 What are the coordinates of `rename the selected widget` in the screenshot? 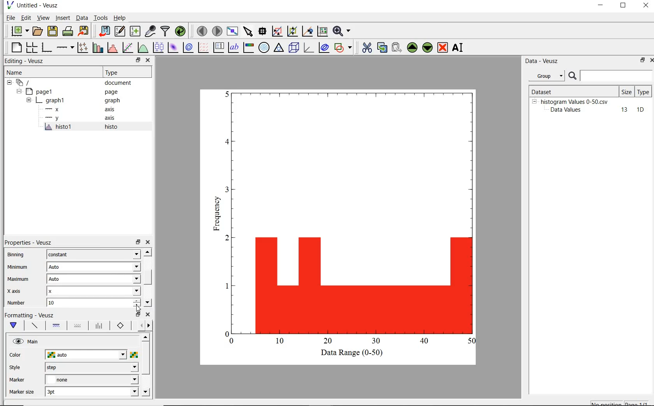 It's located at (459, 47).